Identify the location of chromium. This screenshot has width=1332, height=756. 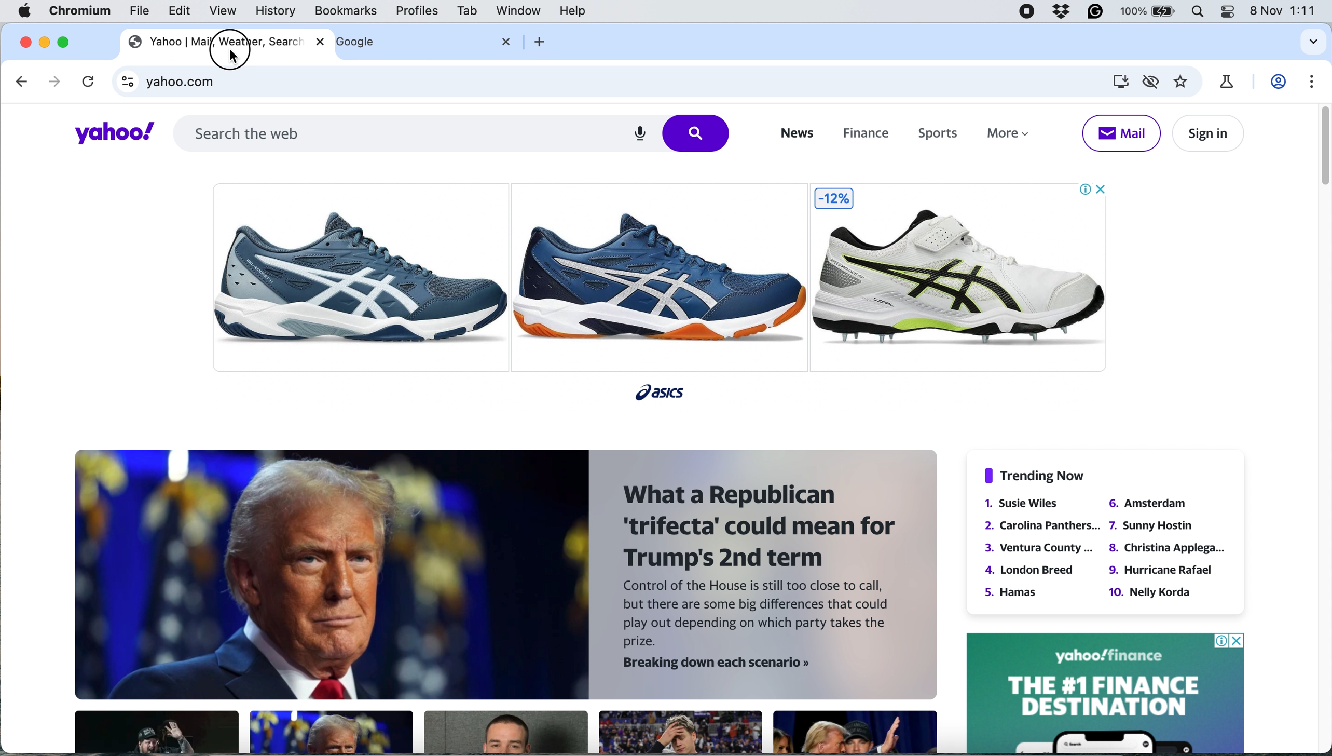
(80, 11).